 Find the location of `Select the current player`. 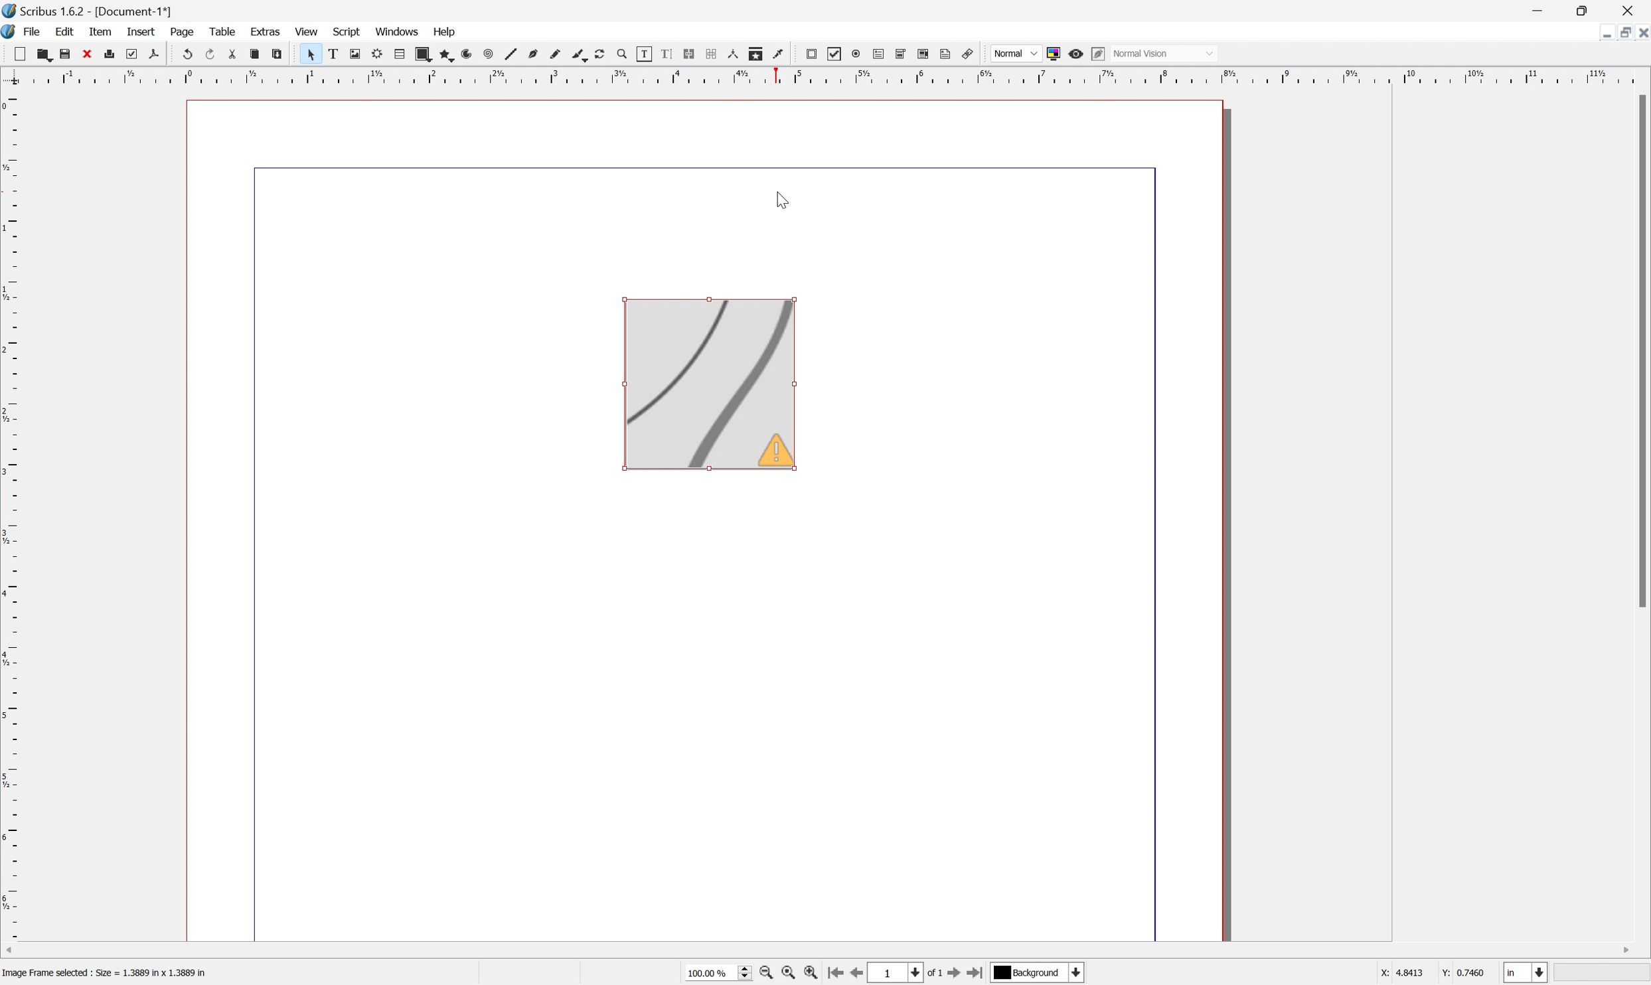

Select the current player is located at coordinates (1036, 974).